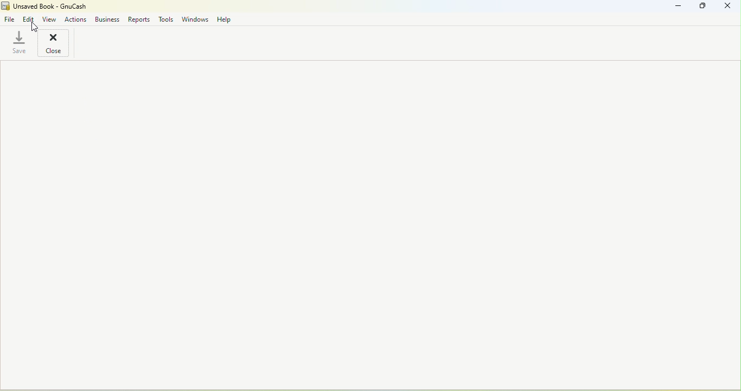 The image size is (741, 391). Describe the element at coordinates (138, 19) in the screenshot. I see `Reports` at that location.